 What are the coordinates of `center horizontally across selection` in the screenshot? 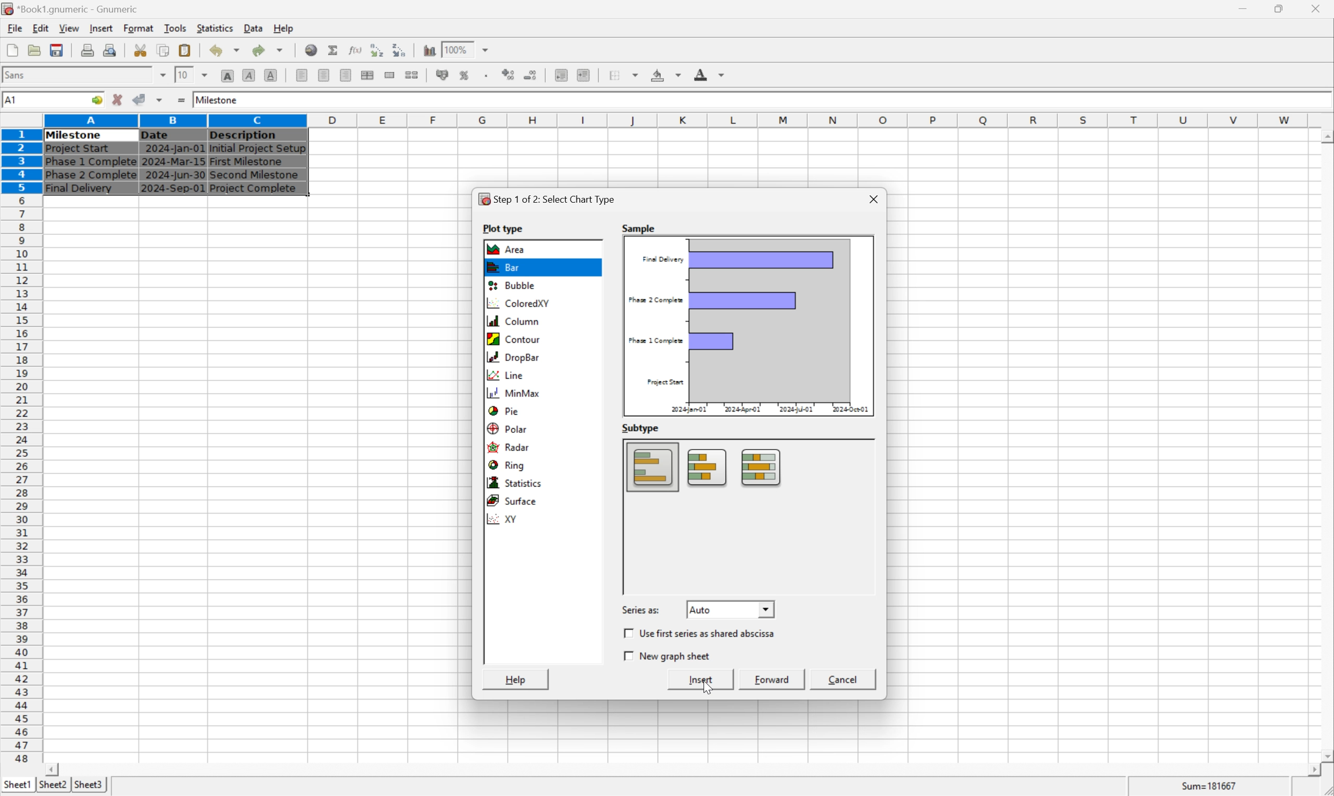 It's located at (368, 75).